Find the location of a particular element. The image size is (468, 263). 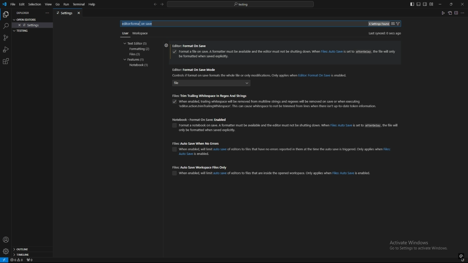

open settings is located at coordinates (450, 13).